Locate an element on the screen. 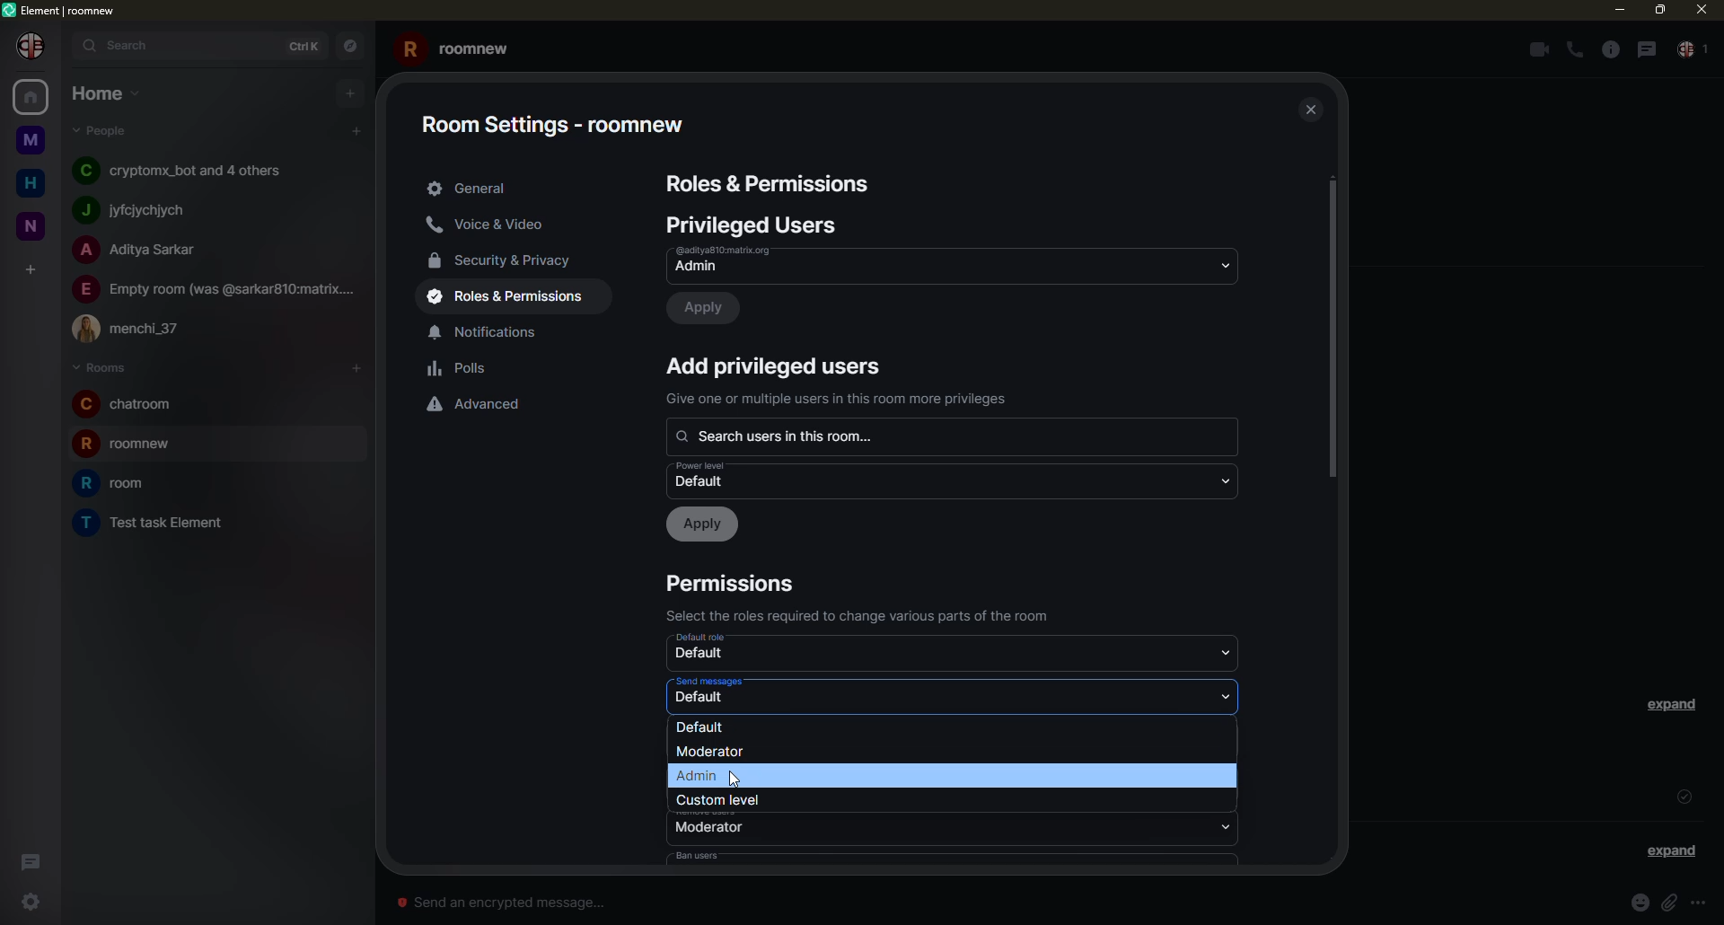 This screenshot has height=925, width=1724. voice is located at coordinates (1575, 50).